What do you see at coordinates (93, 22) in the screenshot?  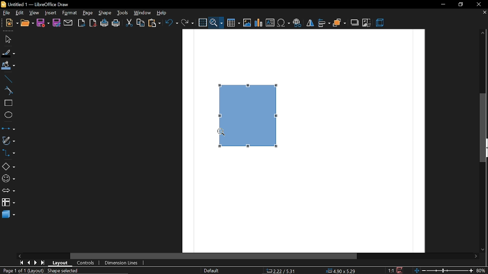 I see `export pdf` at bounding box center [93, 22].